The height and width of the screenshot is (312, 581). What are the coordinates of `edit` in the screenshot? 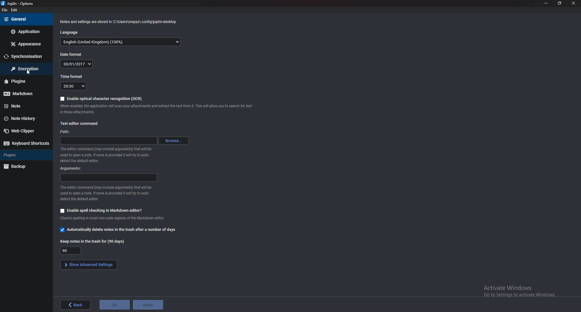 It's located at (14, 9).